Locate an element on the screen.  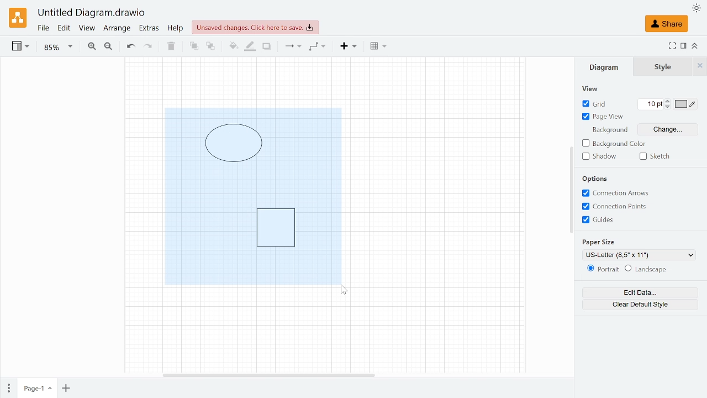
Page view is located at coordinates (602, 117).